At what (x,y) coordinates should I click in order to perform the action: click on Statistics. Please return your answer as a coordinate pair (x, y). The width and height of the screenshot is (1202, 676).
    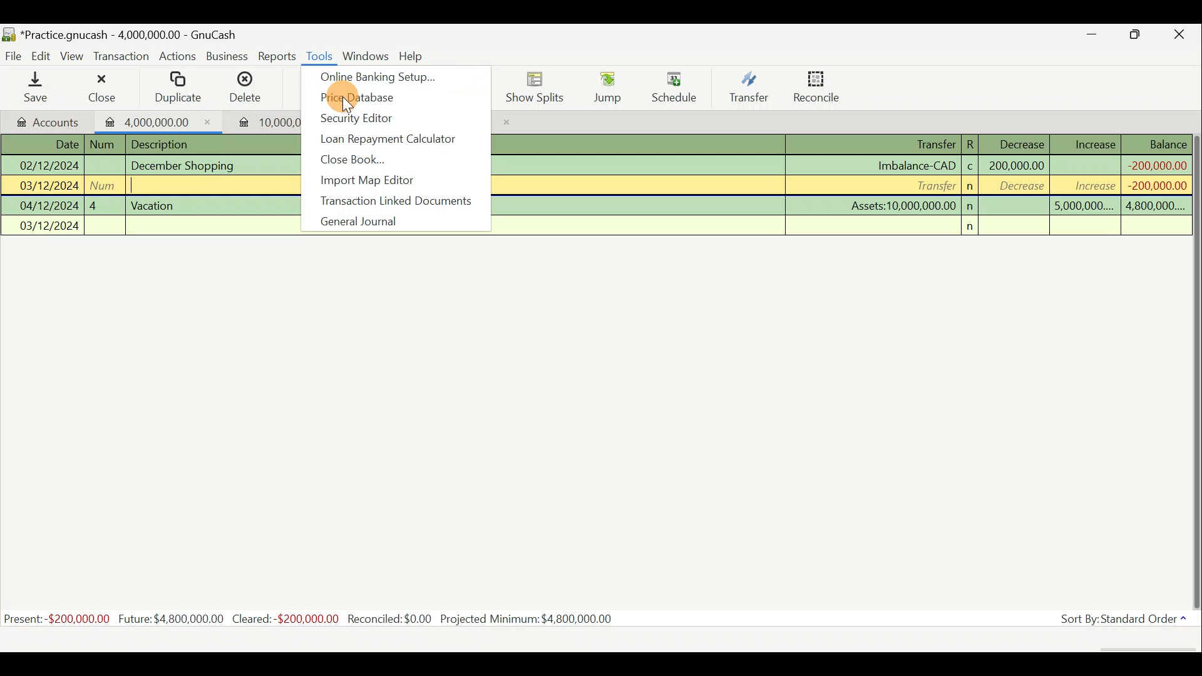
    Looking at the image, I should click on (329, 619).